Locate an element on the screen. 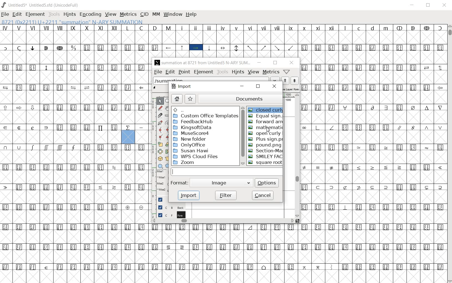  scale the selection is located at coordinates (160, 144).